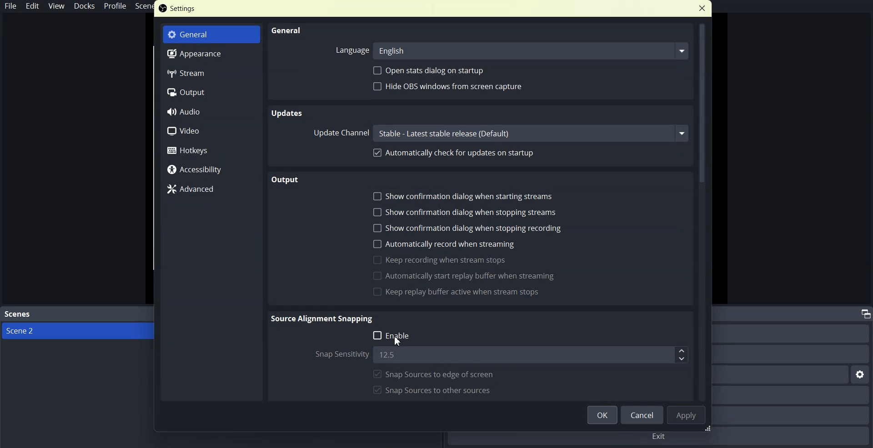 The height and width of the screenshot is (448, 873). What do you see at coordinates (33, 6) in the screenshot?
I see `Edit` at bounding box center [33, 6].